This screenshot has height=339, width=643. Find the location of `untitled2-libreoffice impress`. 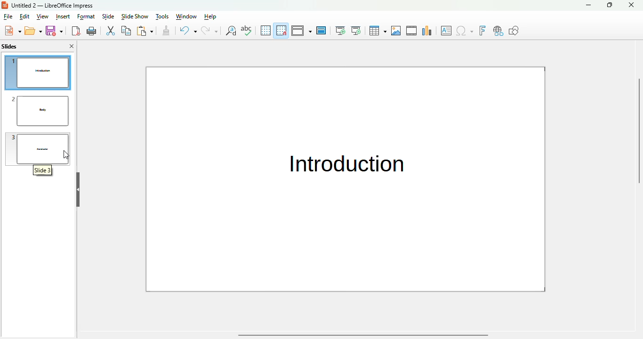

untitled2-libreoffice impress is located at coordinates (52, 5).